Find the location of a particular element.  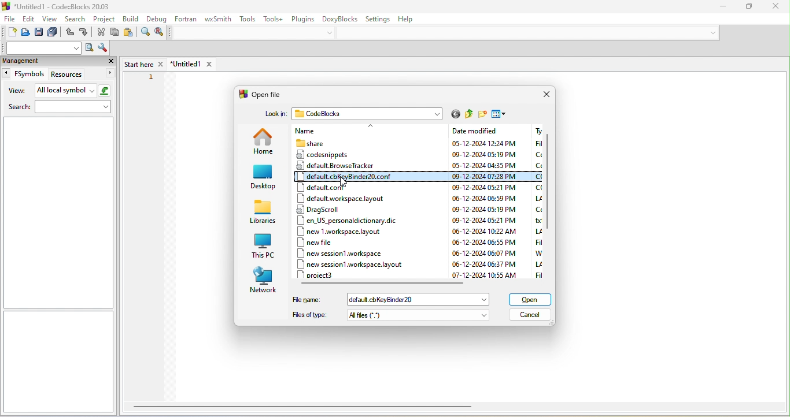

look in is located at coordinates (274, 116).